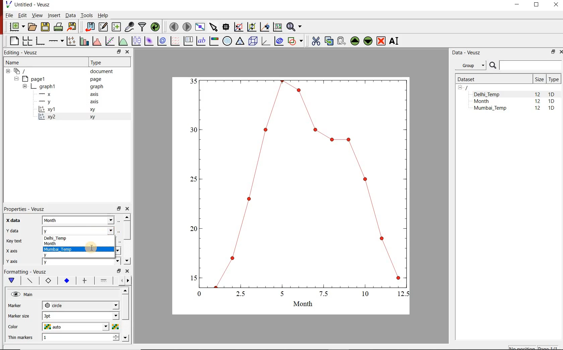 Image resolution: width=563 pixels, height=350 pixels. I want to click on Add an axis to the plot, so click(55, 41).